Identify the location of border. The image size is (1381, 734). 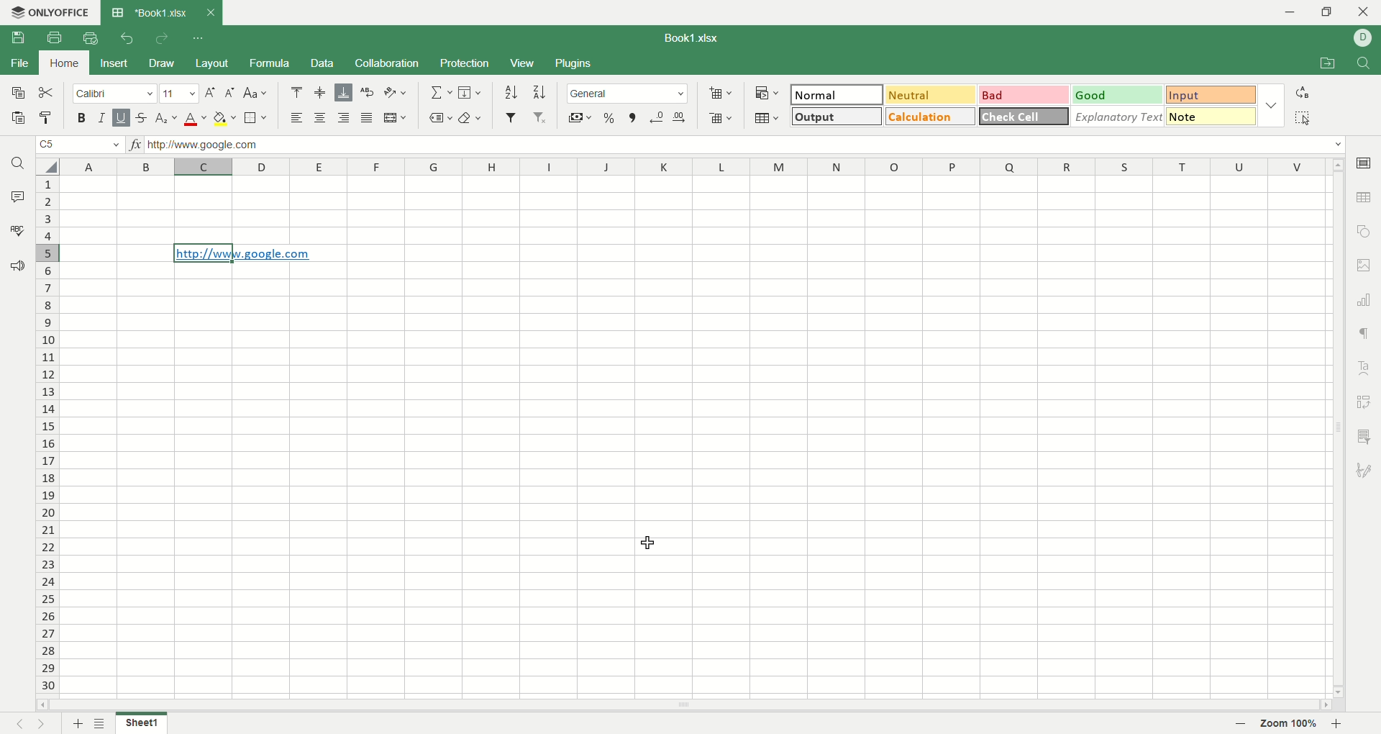
(256, 119).